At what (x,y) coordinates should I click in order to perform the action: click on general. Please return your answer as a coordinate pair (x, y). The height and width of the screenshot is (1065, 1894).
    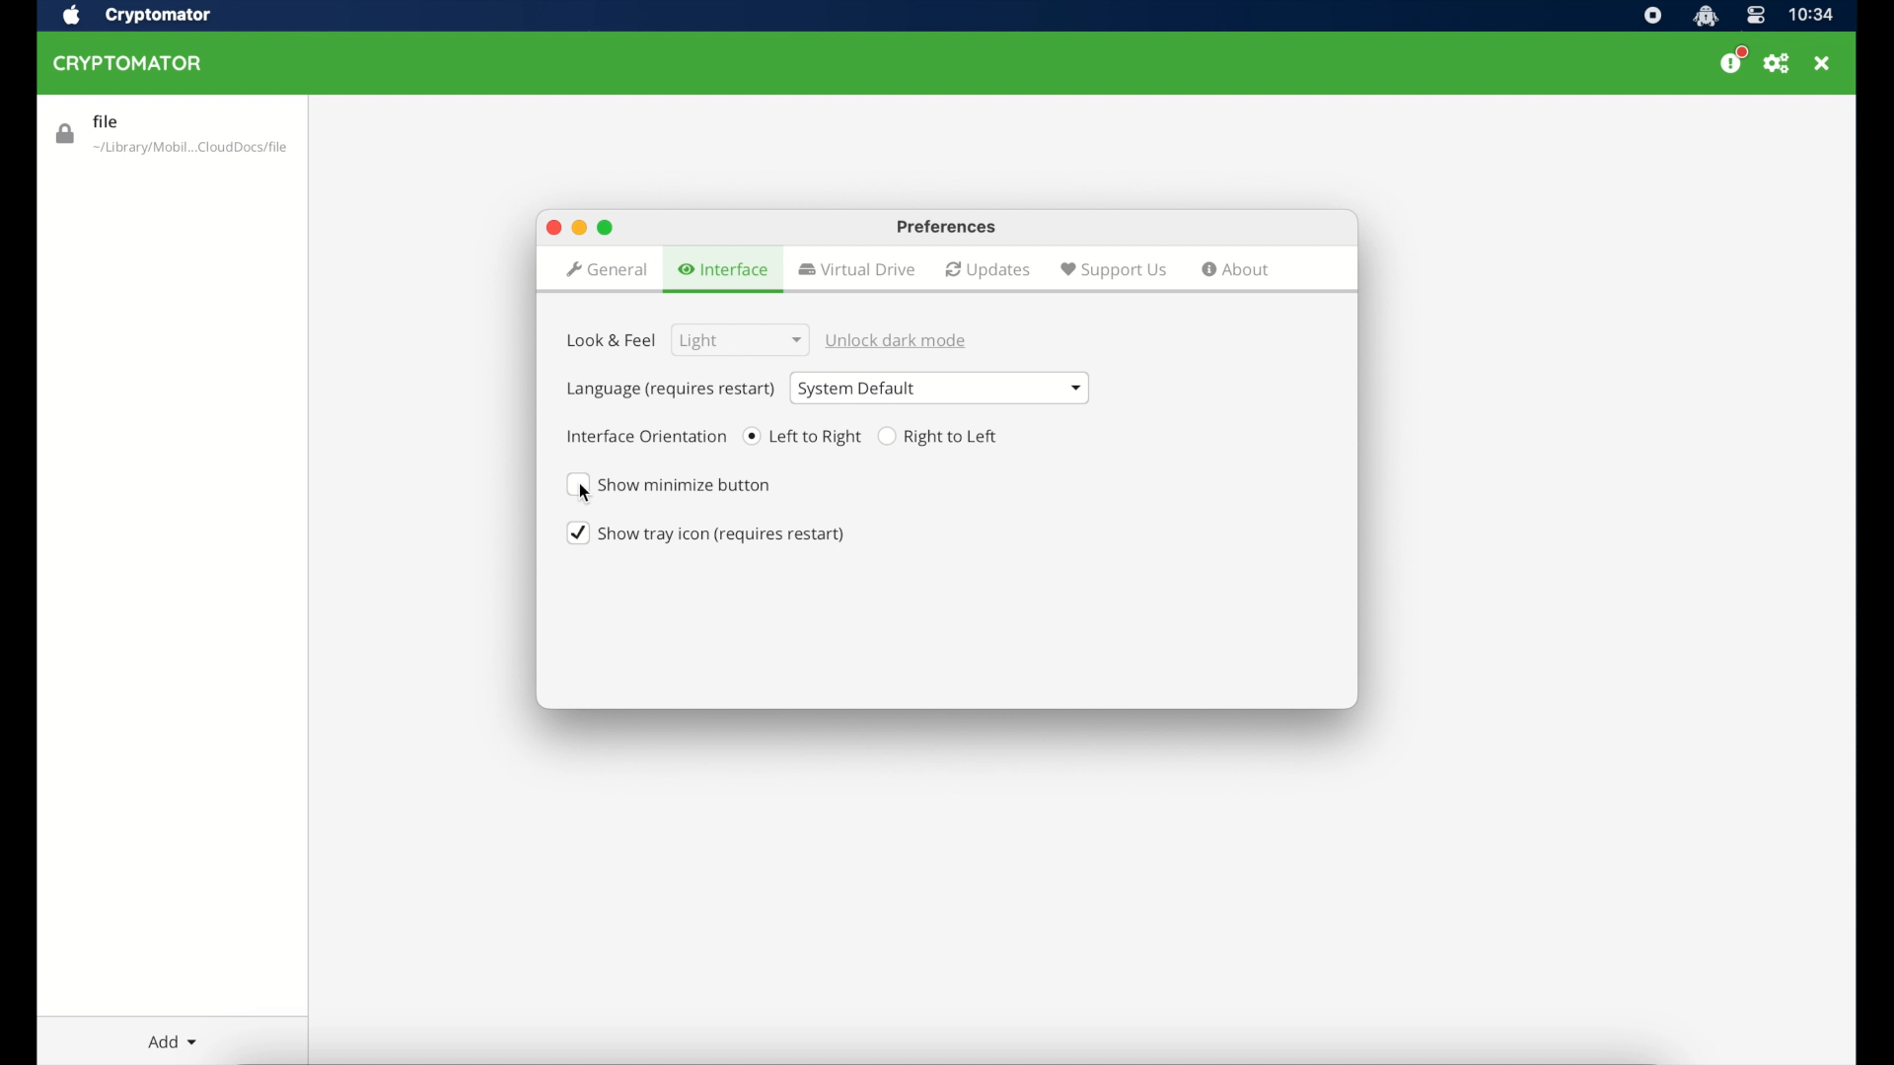
    Looking at the image, I should click on (606, 271).